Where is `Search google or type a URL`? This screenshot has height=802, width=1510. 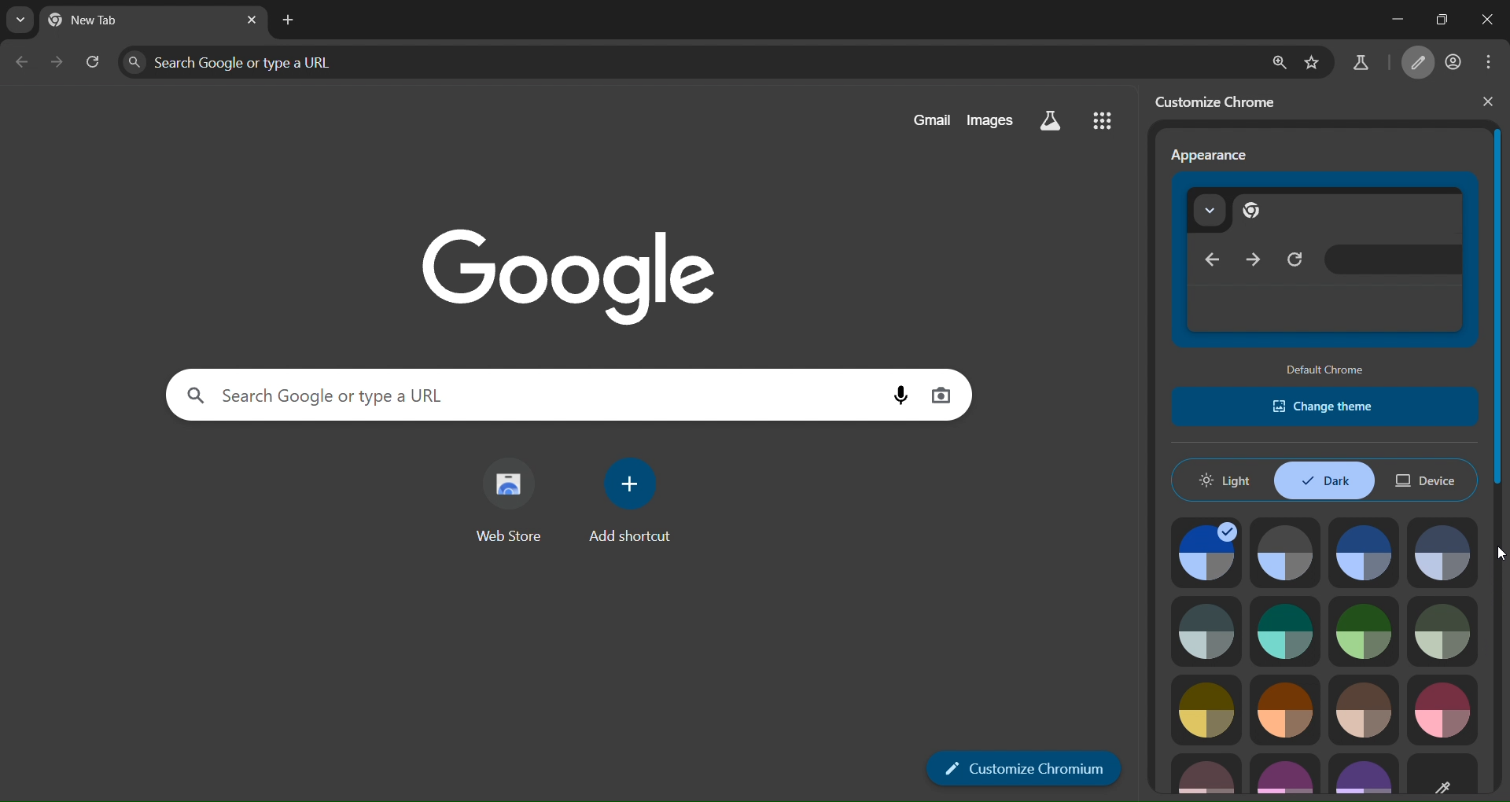 Search google or type a URL is located at coordinates (688, 61).